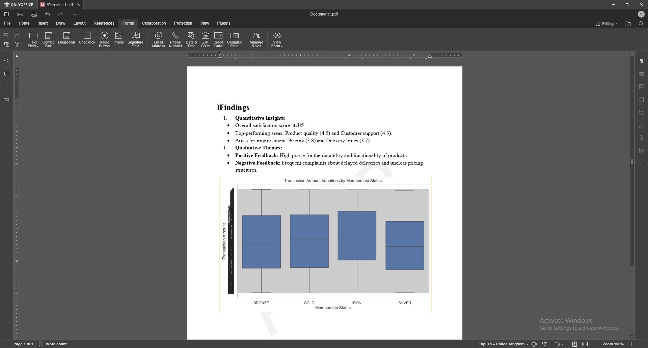 This screenshot has width=648, height=348. What do you see at coordinates (545, 344) in the screenshot?
I see `spell check` at bounding box center [545, 344].